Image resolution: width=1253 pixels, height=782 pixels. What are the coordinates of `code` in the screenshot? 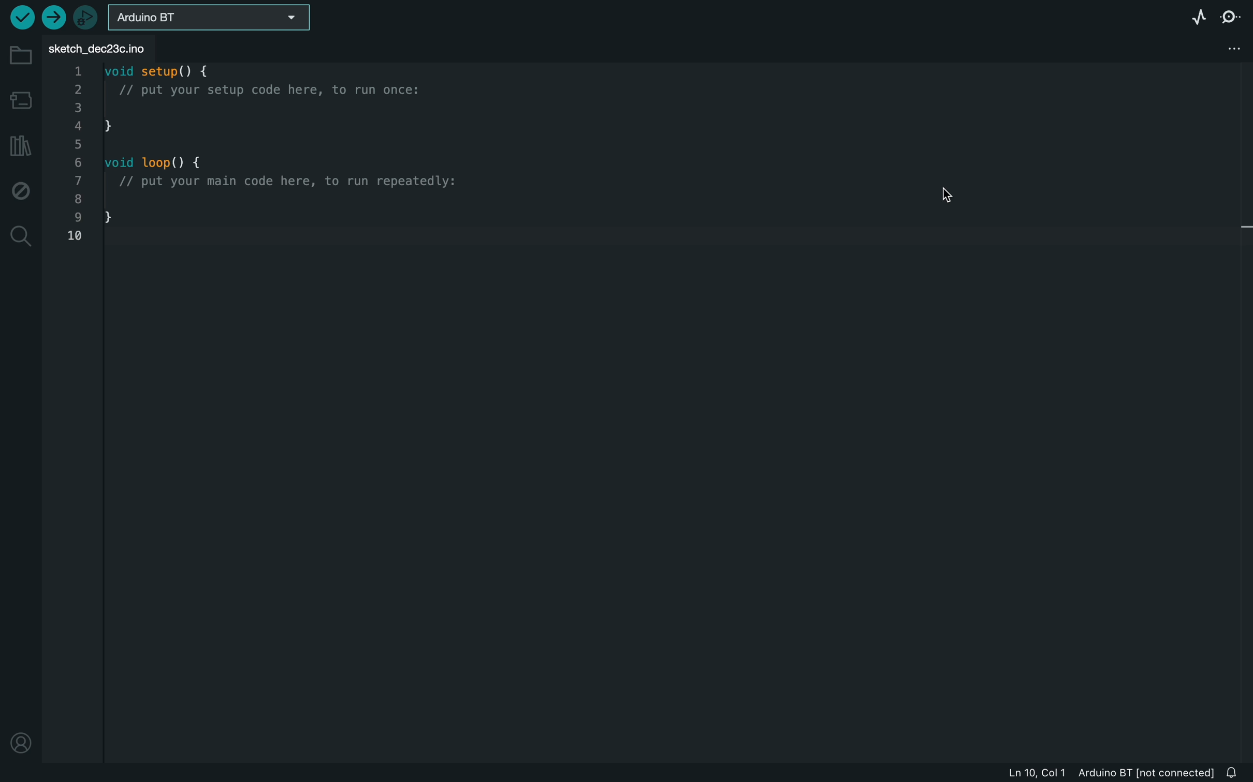 It's located at (270, 155).